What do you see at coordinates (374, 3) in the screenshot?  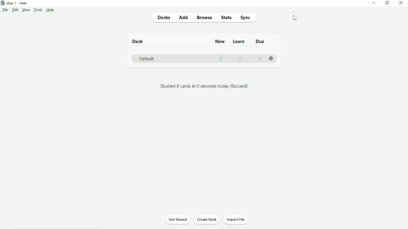 I see `Minimize` at bounding box center [374, 3].